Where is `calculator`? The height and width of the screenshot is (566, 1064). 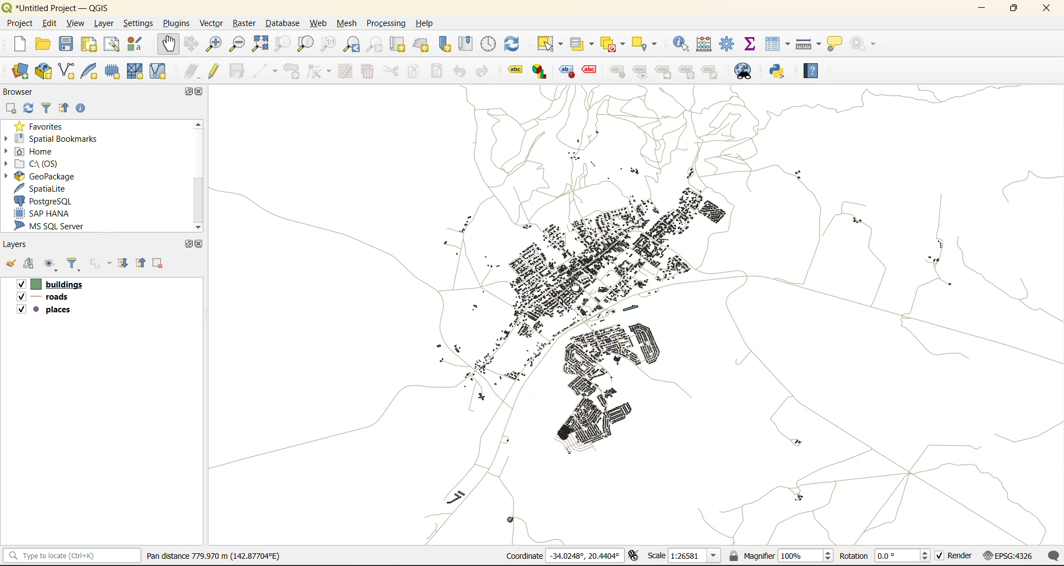
calculator is located at coordinates (705, 44).